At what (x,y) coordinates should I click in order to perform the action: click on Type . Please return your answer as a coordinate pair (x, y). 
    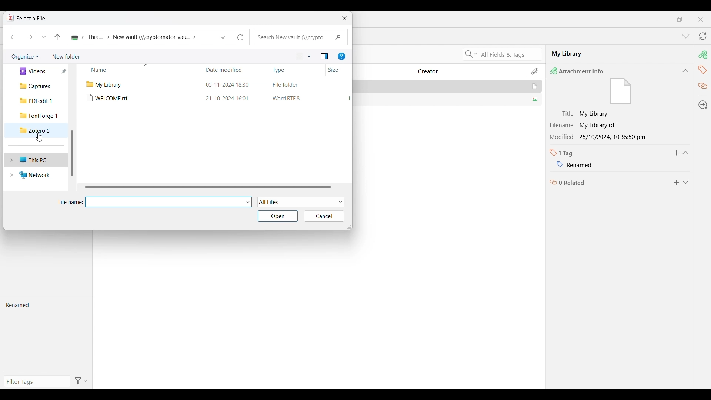
    Looking at the image, I should click on (281, 70).